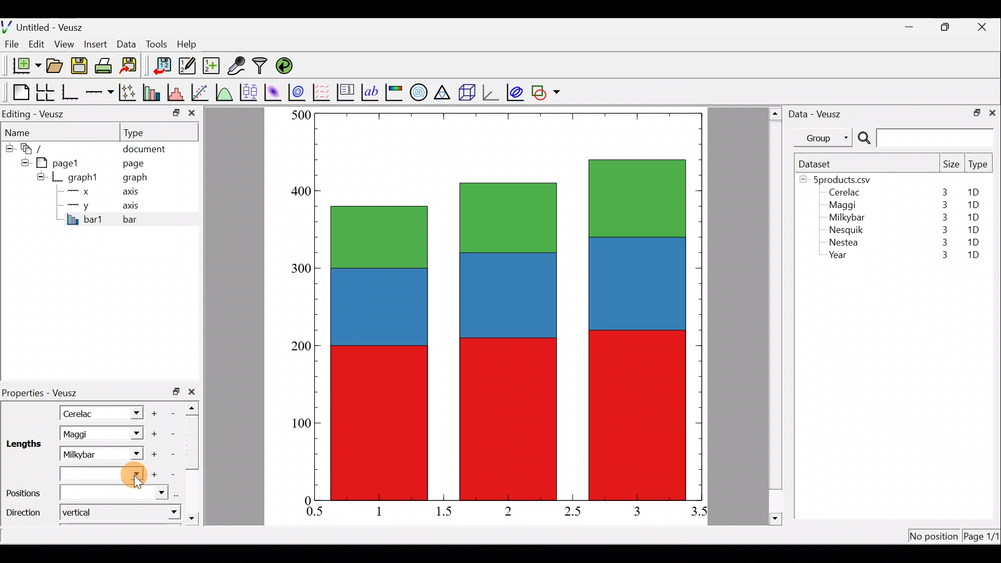  Describe the element at coordinates (262, 67) in the screenshot. I see `Filter data` at that location.